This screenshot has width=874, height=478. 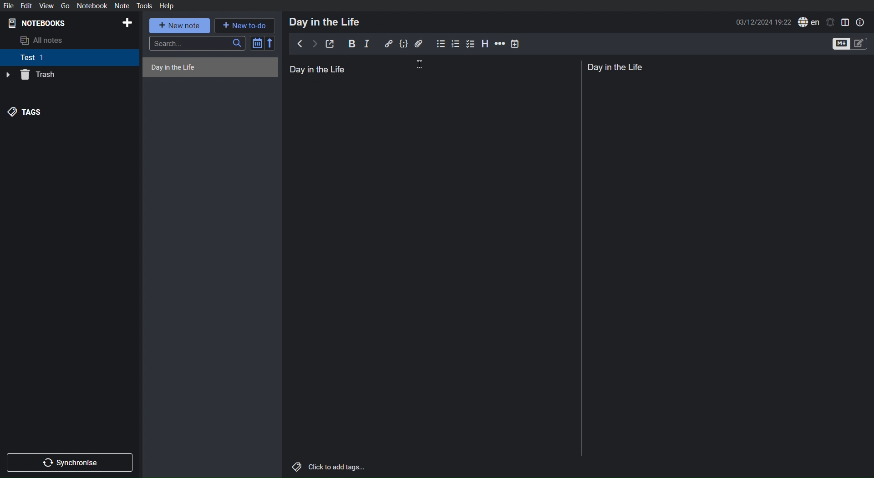 I want to click on Tags, so click(x=25, y=112).